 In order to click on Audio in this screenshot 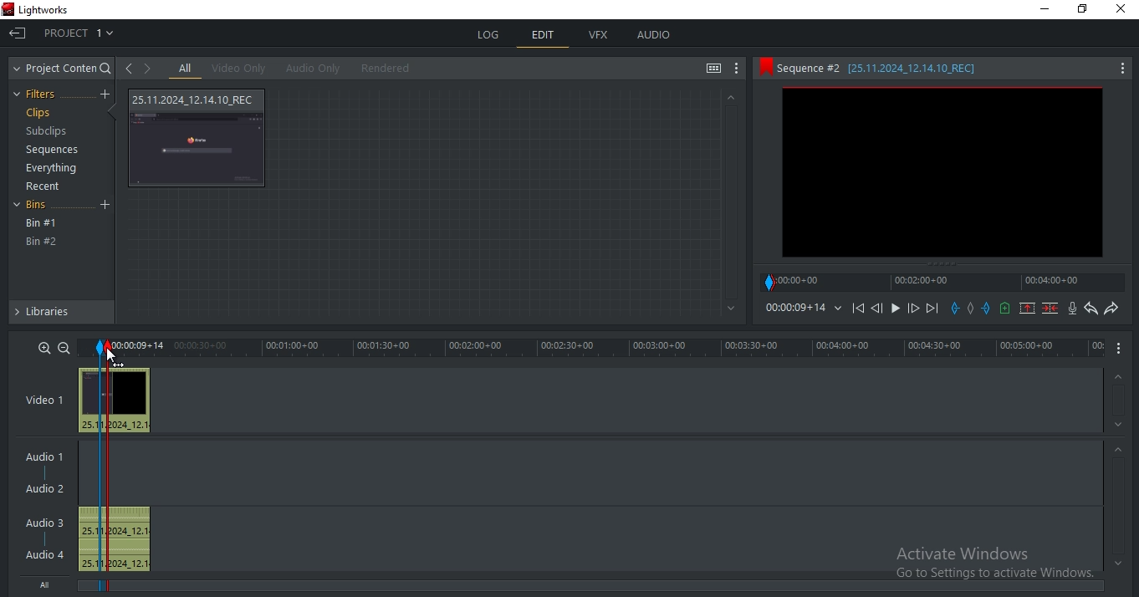, I will do `click(47, 554)`.